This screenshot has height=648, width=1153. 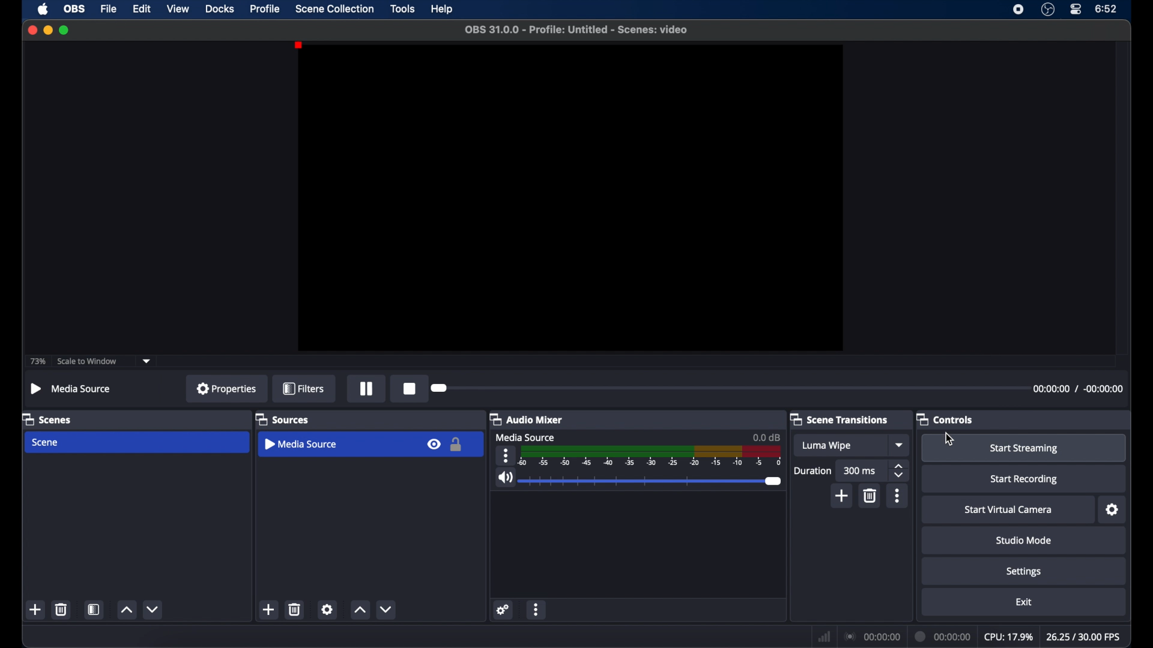 I want to click on scene transitions, so click(x=839, y=419).